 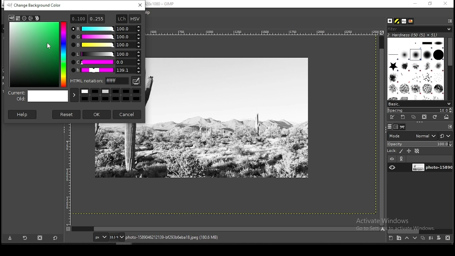 I want to click on red, so click(x=106, y=29).